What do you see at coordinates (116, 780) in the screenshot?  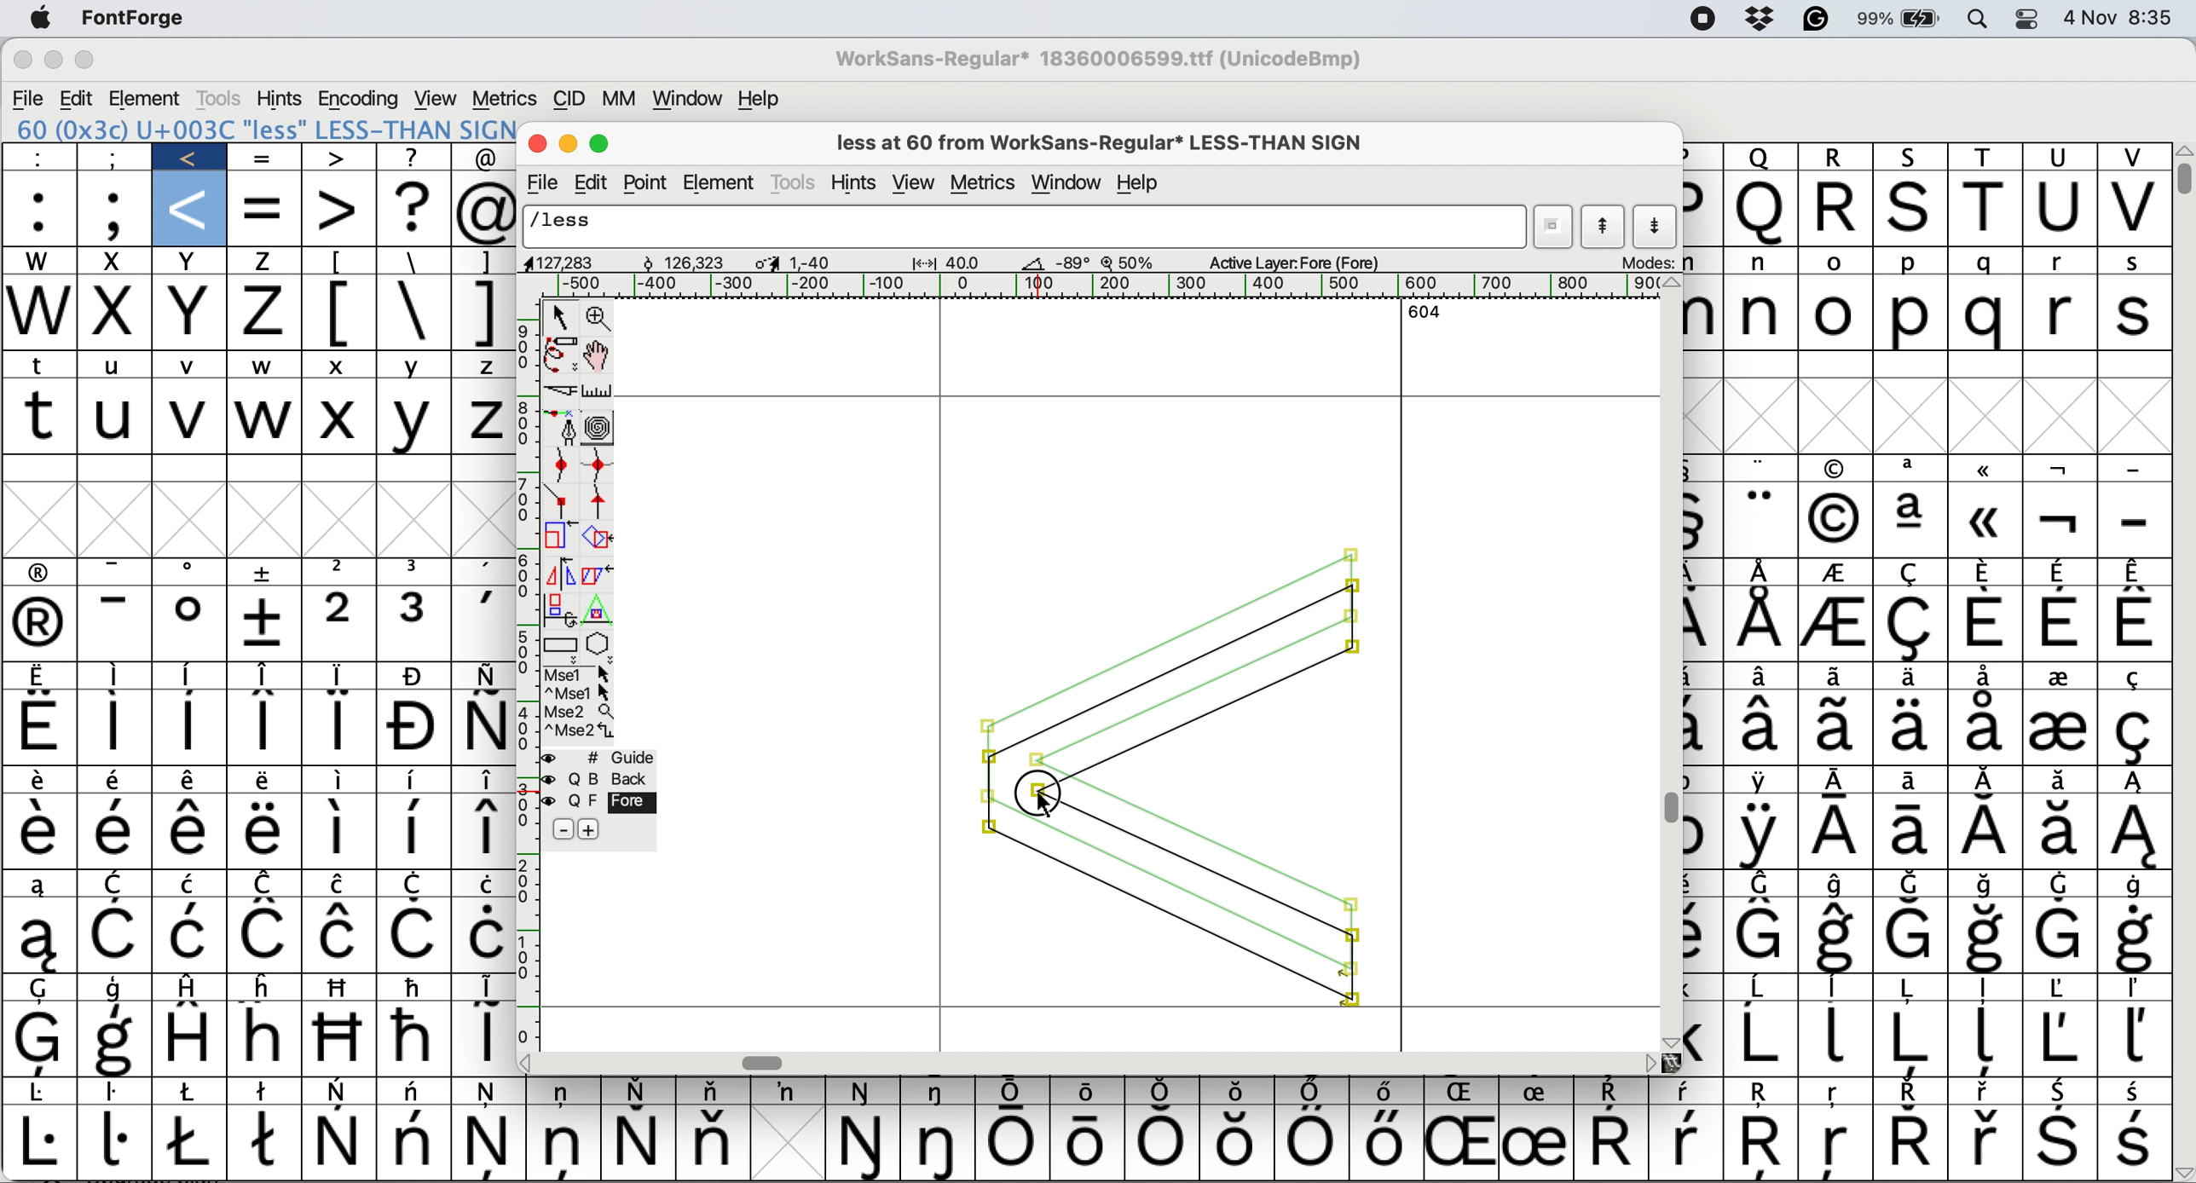 I see `Symbol` at bounding box center [116, 780].